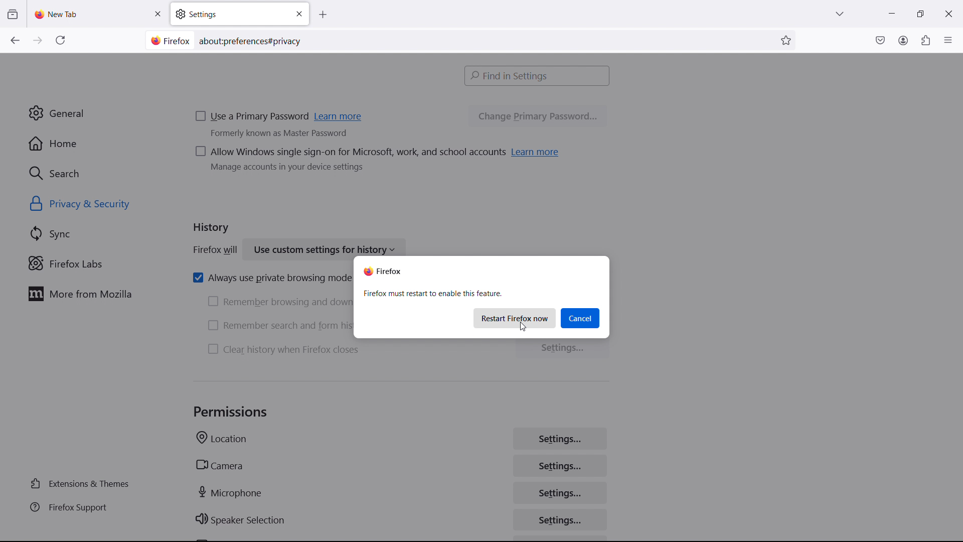  I want to click on speaker selection, so click(241, 520).